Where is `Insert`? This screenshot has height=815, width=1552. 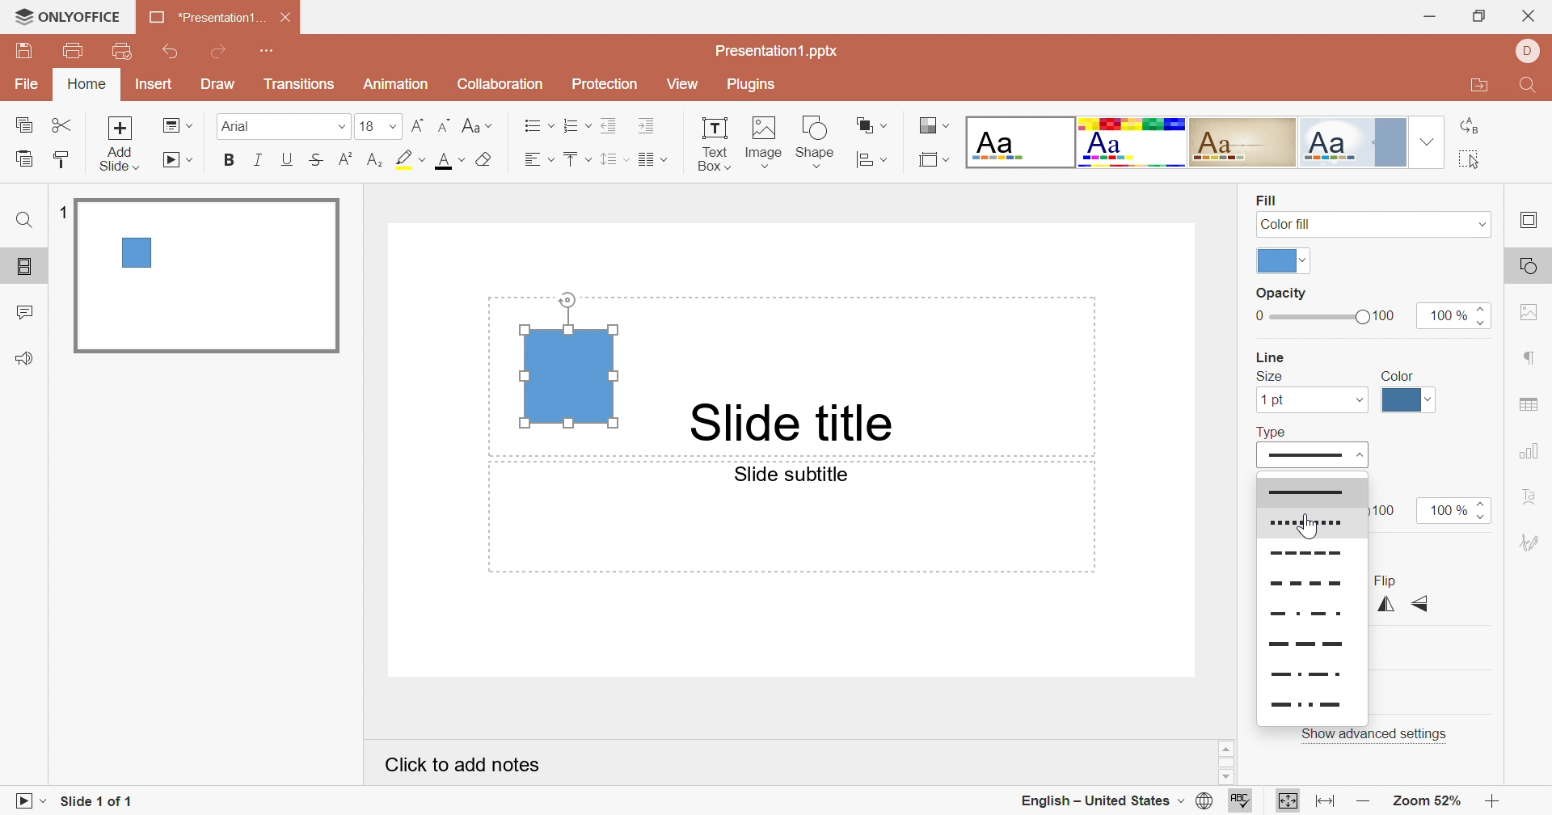
Insert is located at coordinates (153, 85).